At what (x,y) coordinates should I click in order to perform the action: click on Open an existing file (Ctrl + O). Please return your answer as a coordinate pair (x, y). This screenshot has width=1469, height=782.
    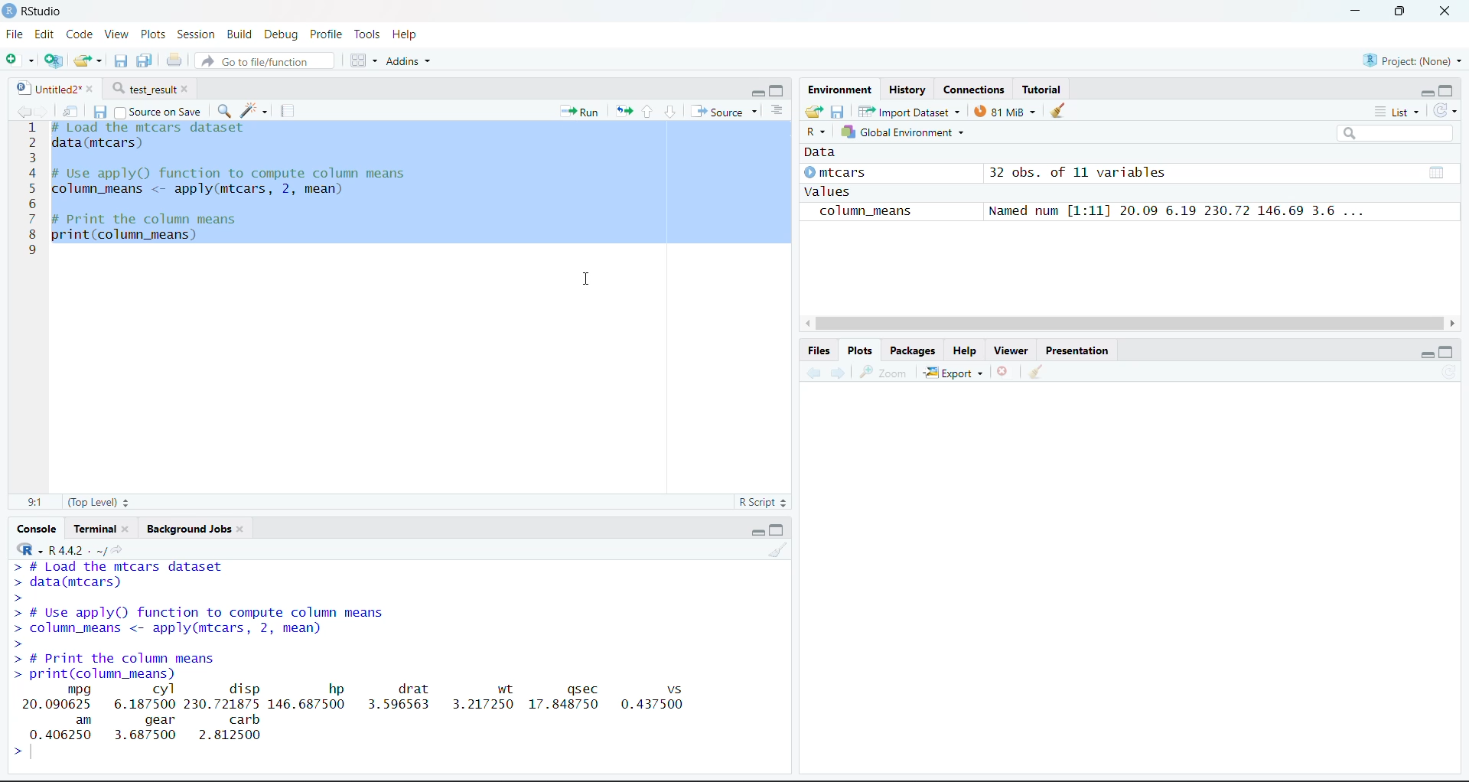
    Looking at the image, I should click on (89, 59).